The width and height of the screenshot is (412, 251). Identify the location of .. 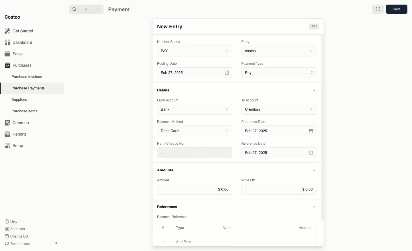
(178, 153).